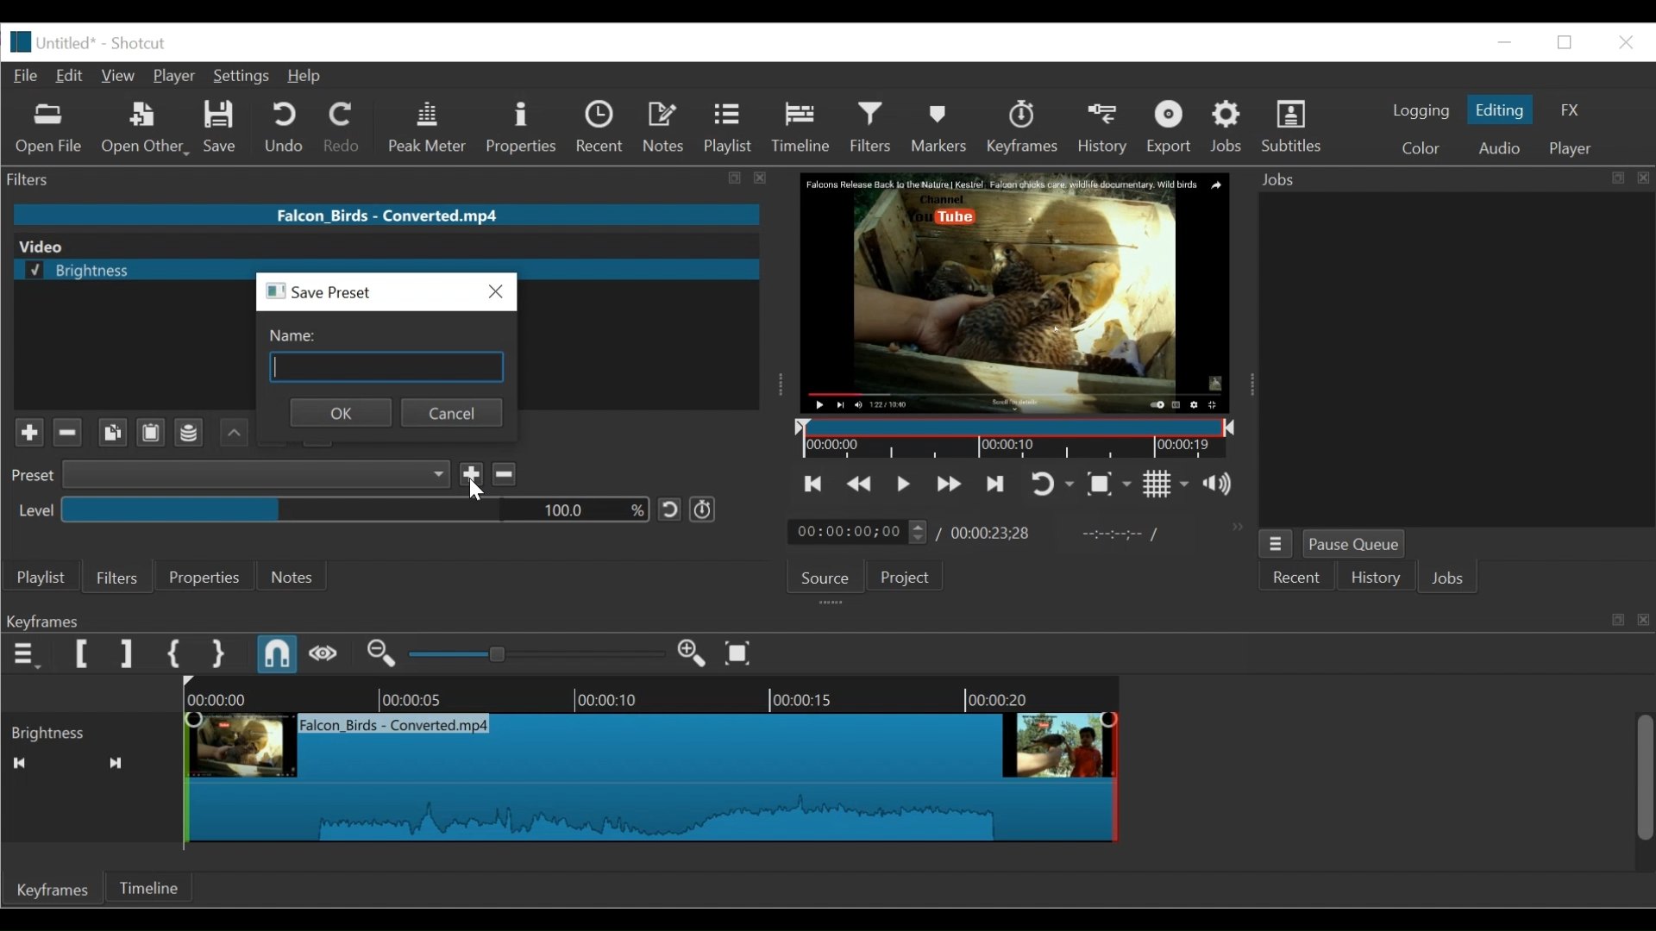 The width and height of the screenshot is (1656, 931). I want to click on In point, so click(1111, 534).